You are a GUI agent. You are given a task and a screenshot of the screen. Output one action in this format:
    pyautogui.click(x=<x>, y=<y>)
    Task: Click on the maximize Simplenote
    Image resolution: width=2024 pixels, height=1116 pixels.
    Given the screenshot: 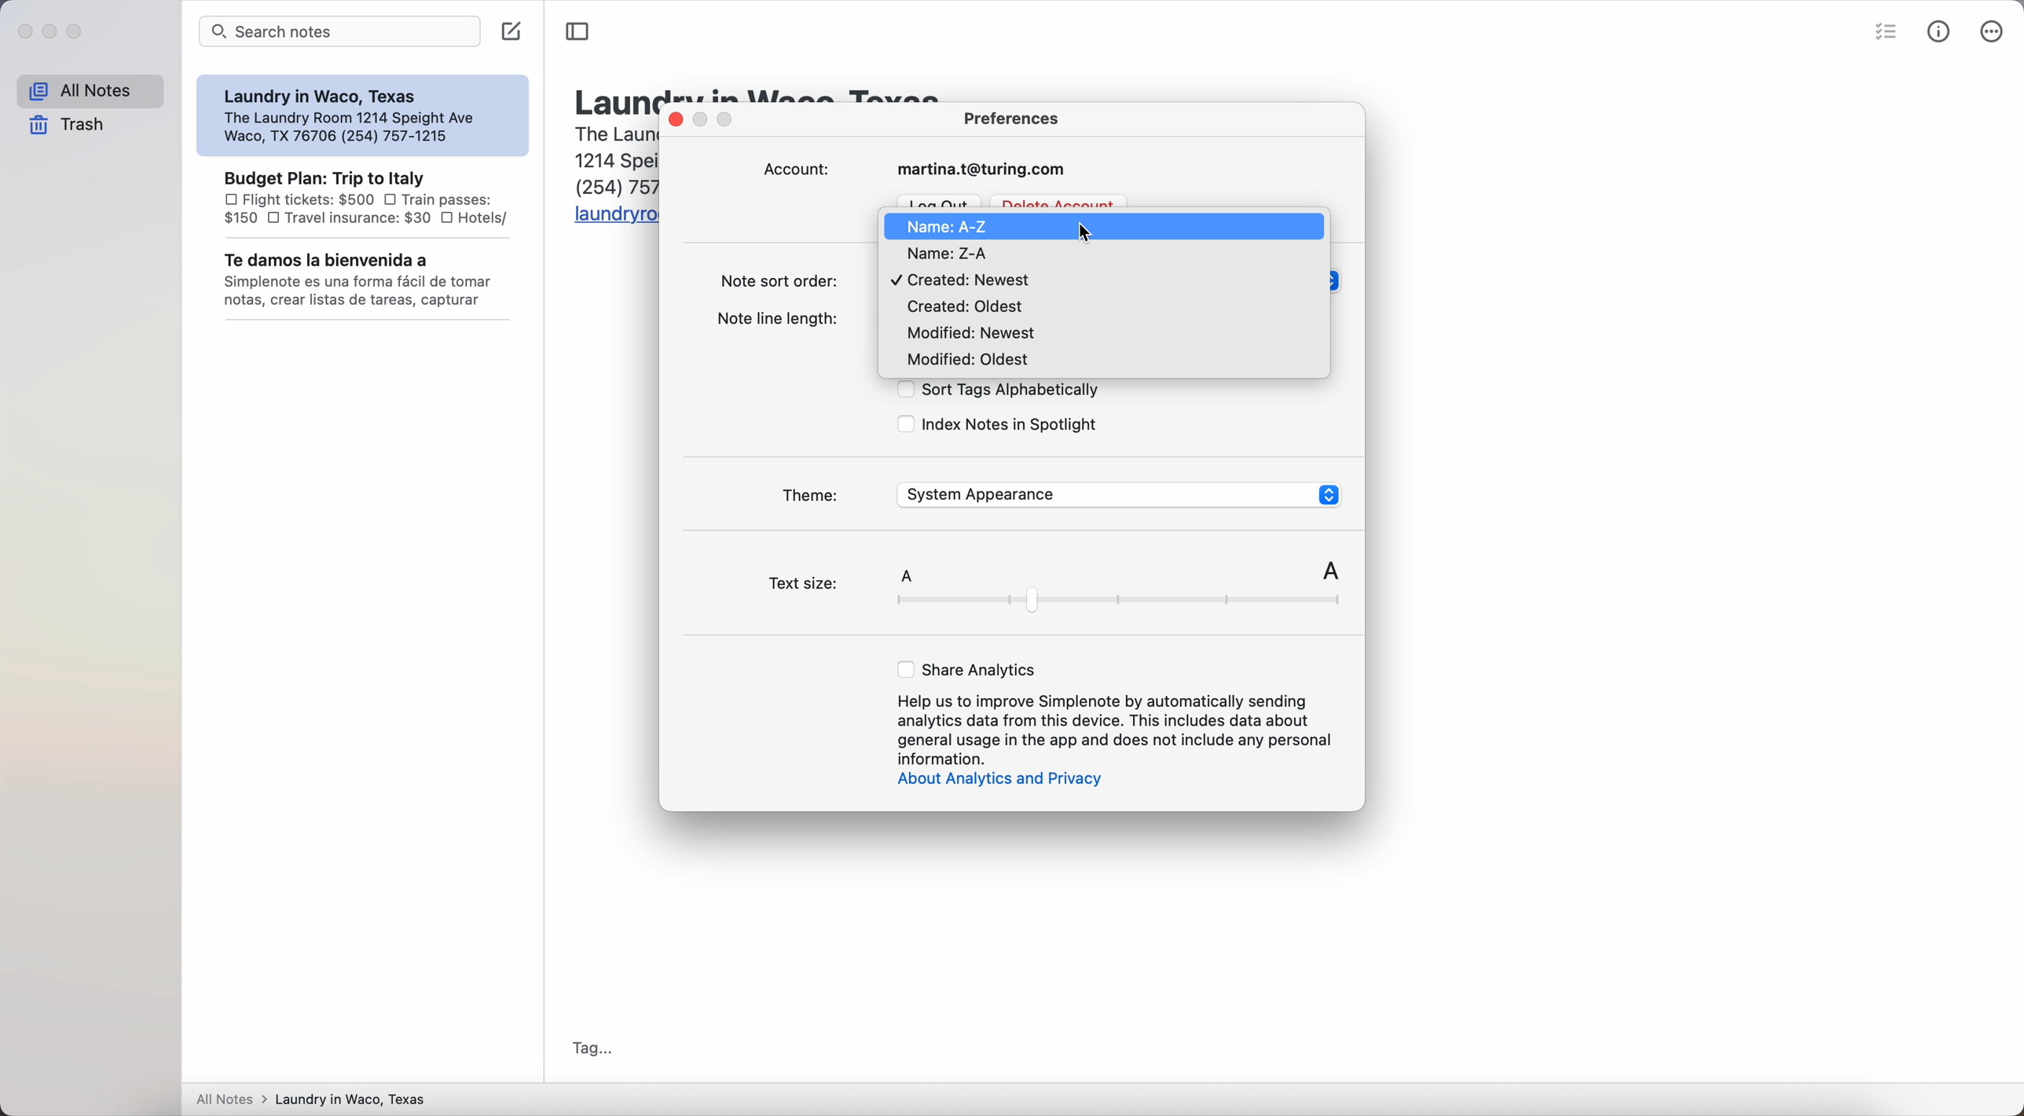 What is the action you would take?
    pyautogui.click(x=76, y=32)
    